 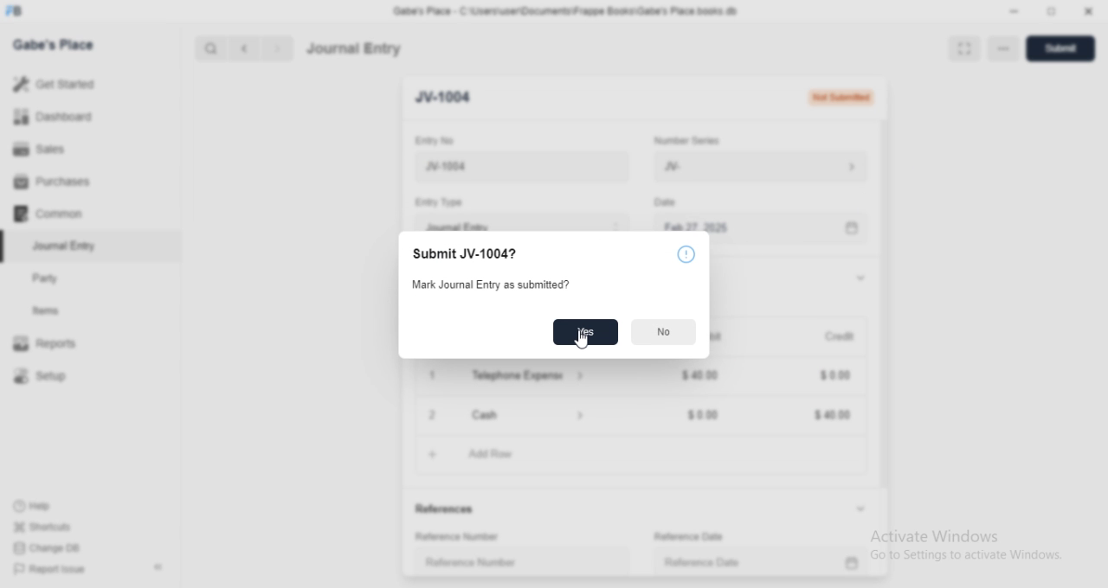 I want to click on Yes, so click(x=586, y=332).